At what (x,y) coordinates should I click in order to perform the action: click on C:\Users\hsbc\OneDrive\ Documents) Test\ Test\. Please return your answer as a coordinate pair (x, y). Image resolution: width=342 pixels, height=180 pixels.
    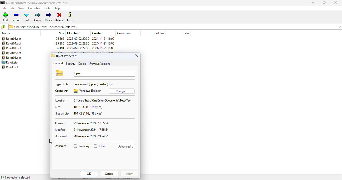
    Looking at the image, I should click on (175, 27).